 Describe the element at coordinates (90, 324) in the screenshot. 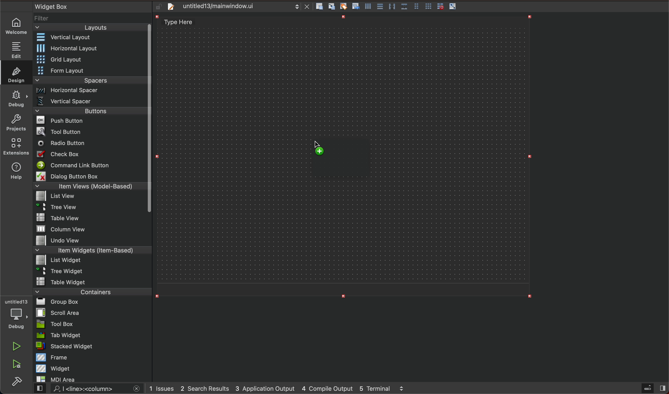

I see `tool box` at that location.